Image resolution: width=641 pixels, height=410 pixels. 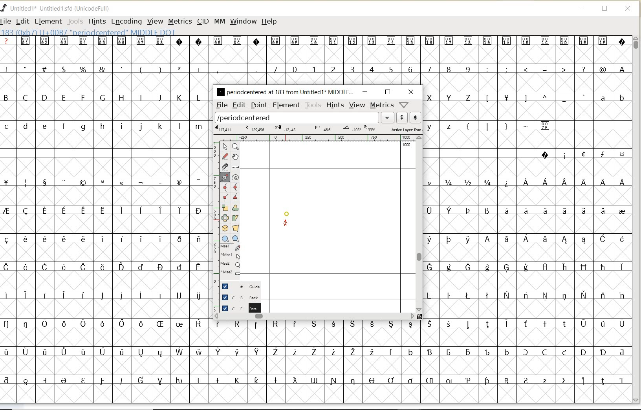 I want to click on HELP, so click(x=269, y=21).